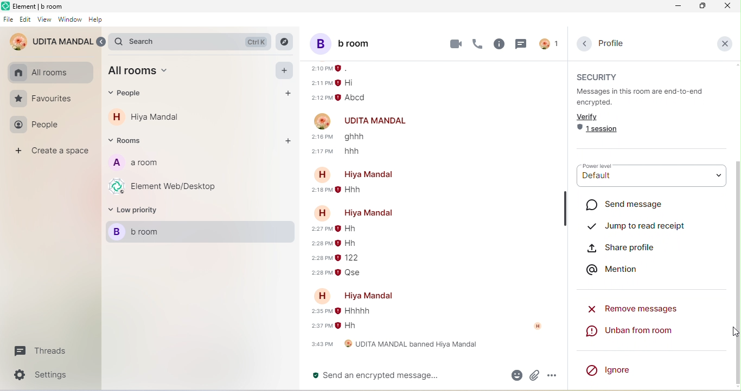  What do you see at coordinates (343, 320) in the screenshot?
I see `older message of hiya mandal` at bounding box center [343, 320].